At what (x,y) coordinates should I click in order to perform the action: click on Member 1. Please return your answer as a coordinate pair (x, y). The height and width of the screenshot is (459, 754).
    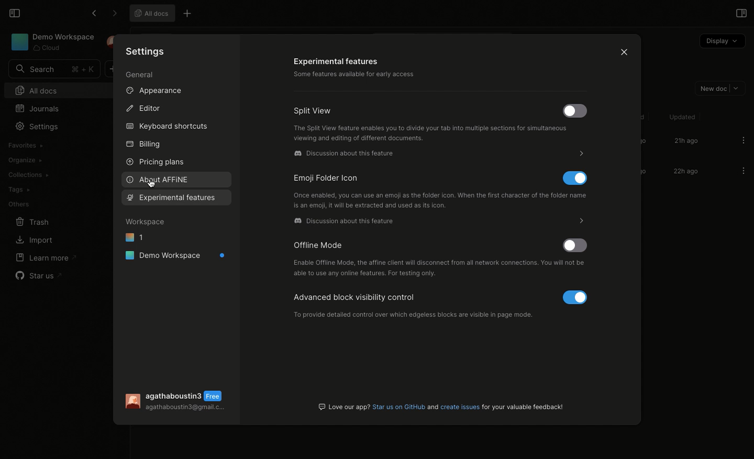
    Looking at the image, I should click on (415, 304).